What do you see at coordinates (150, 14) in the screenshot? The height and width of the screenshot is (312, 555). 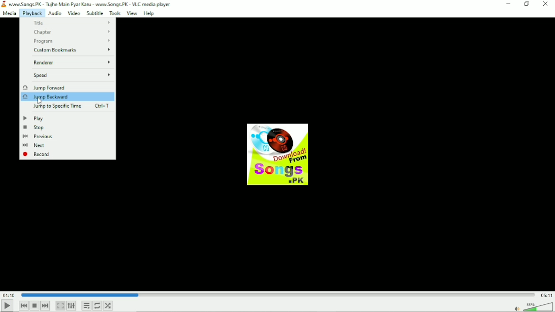 I see `Help` at bounding box center [150, 14].